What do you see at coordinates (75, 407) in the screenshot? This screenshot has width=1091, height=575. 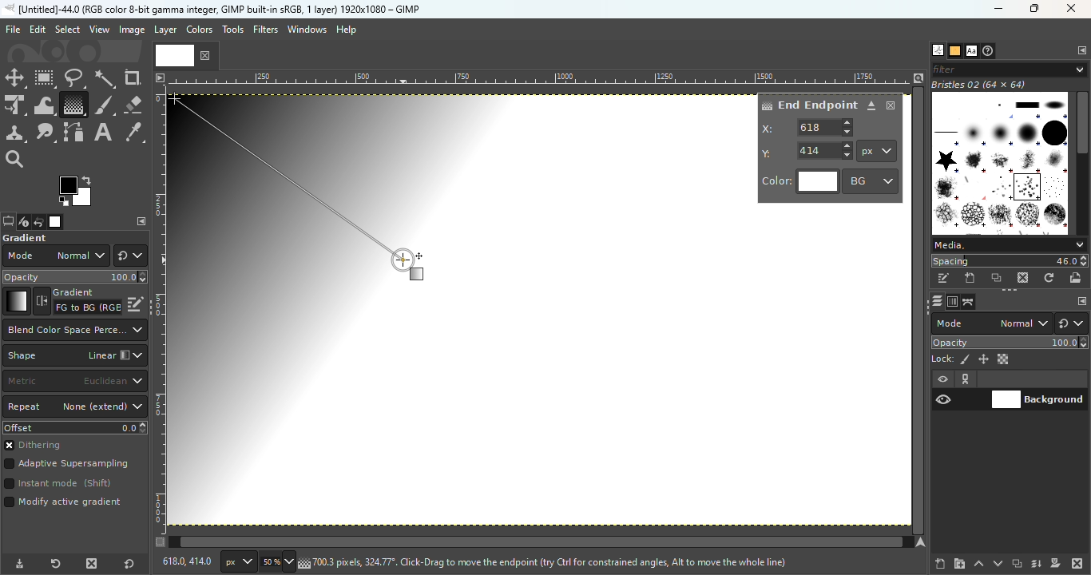 I see `Repeat` at bounding box center [75, 407].